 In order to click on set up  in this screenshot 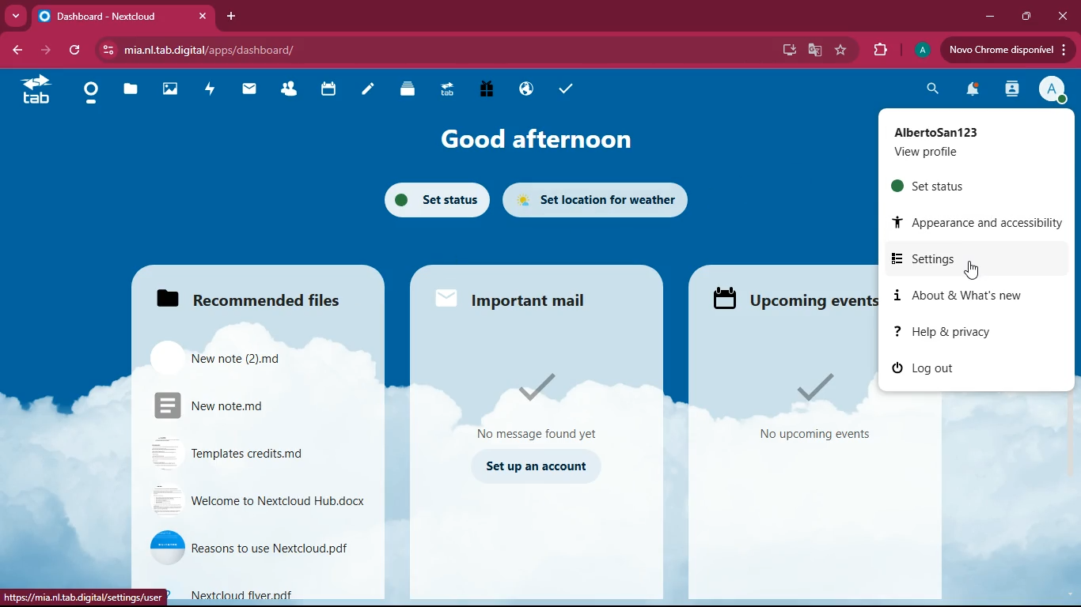, I will do `click(543, 466)`.